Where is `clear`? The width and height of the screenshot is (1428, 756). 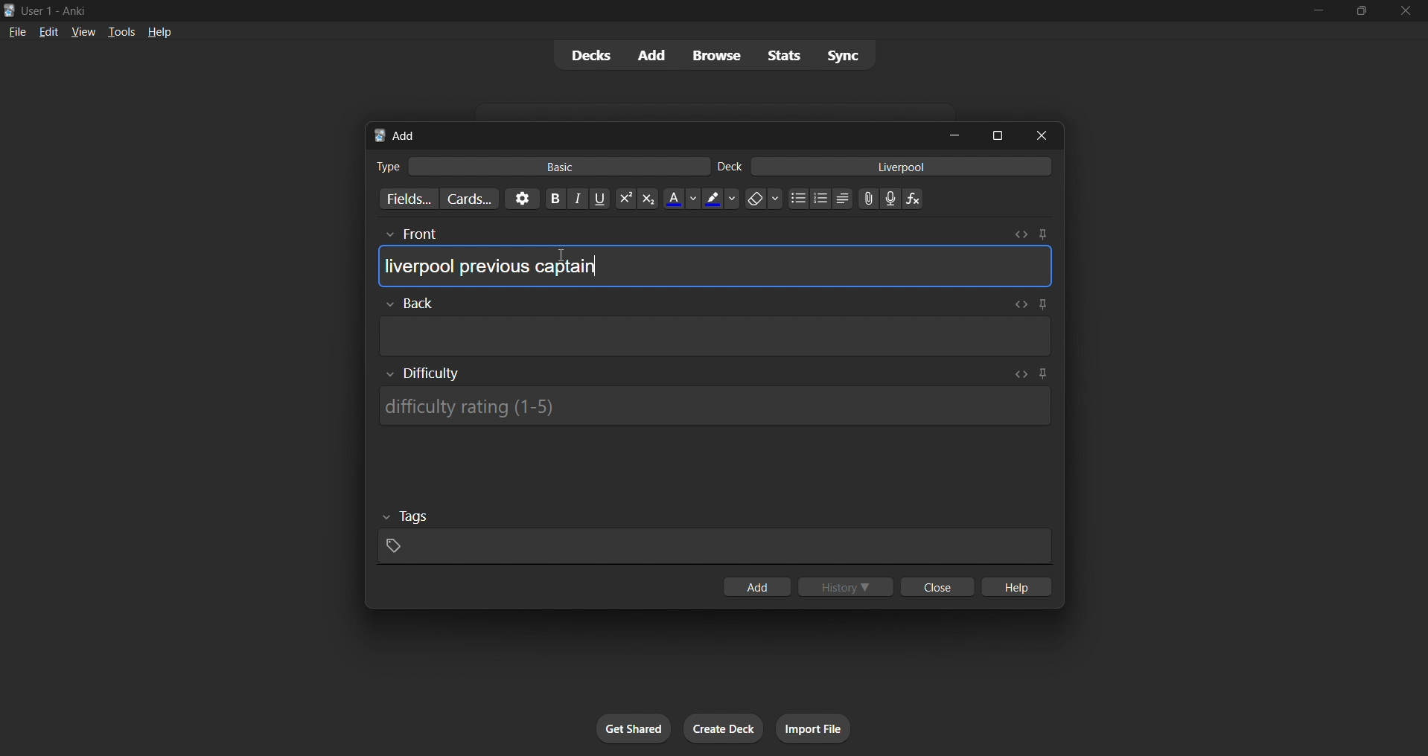 clear is located at coordinates (763, 198).